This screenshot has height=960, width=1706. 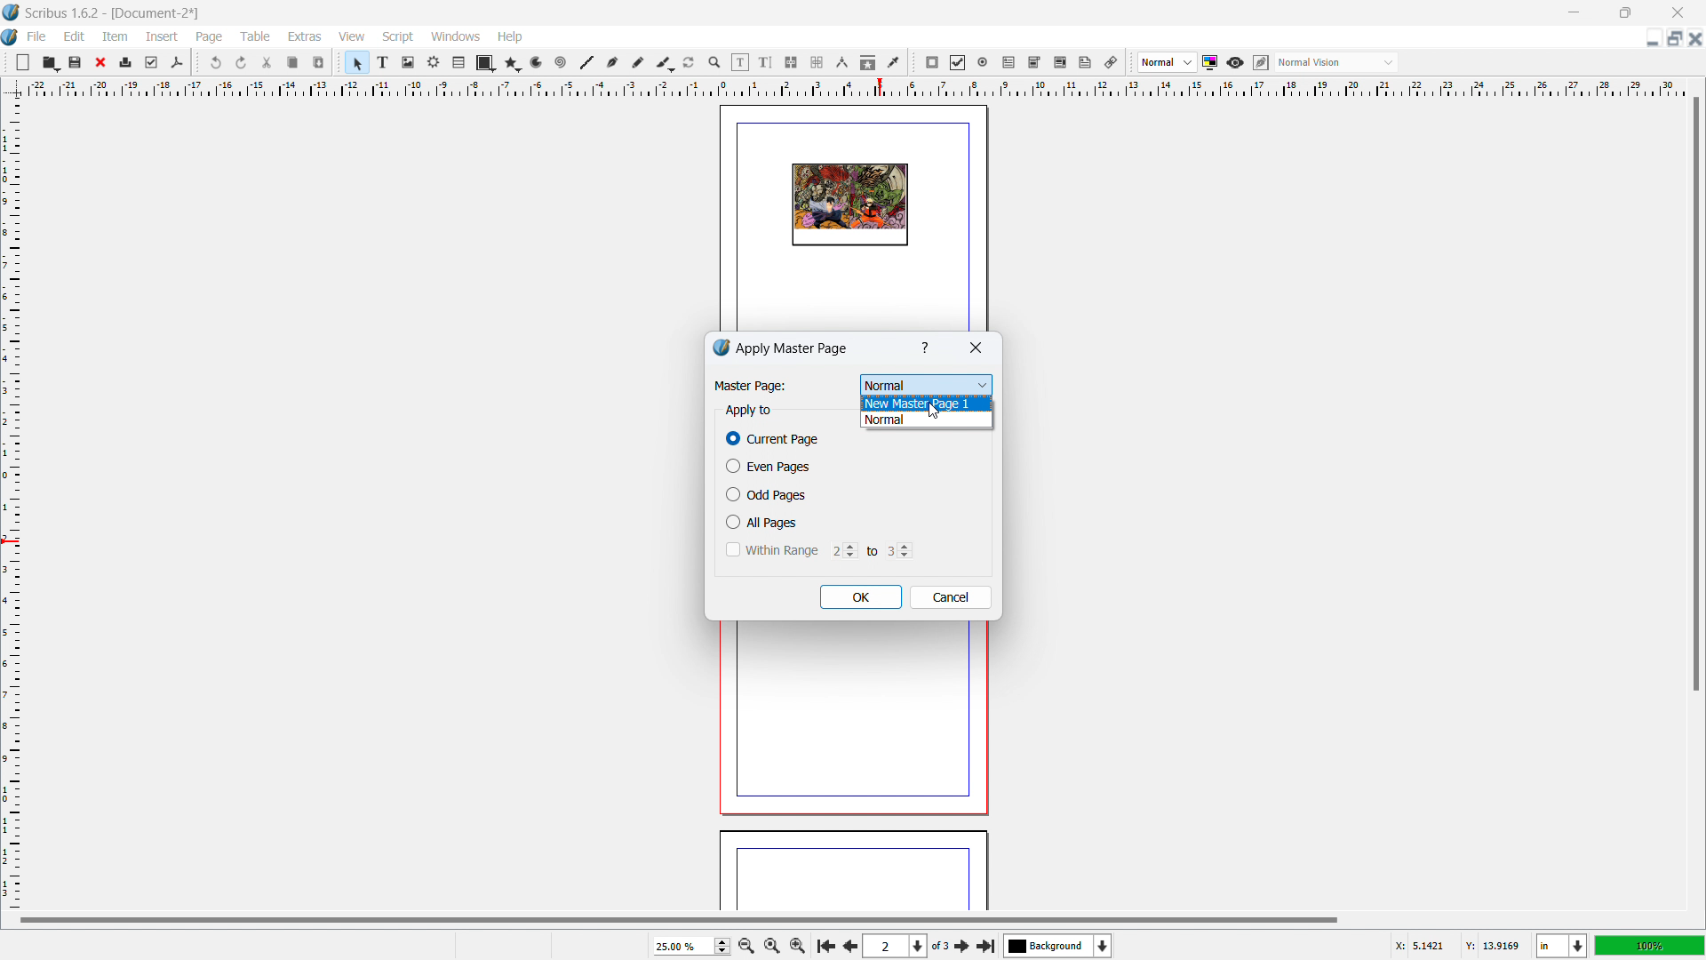 What do you see at coordinates (765, 62) in the screenshot?
I see `edit text with story editor` at bounding box center [765, 62].